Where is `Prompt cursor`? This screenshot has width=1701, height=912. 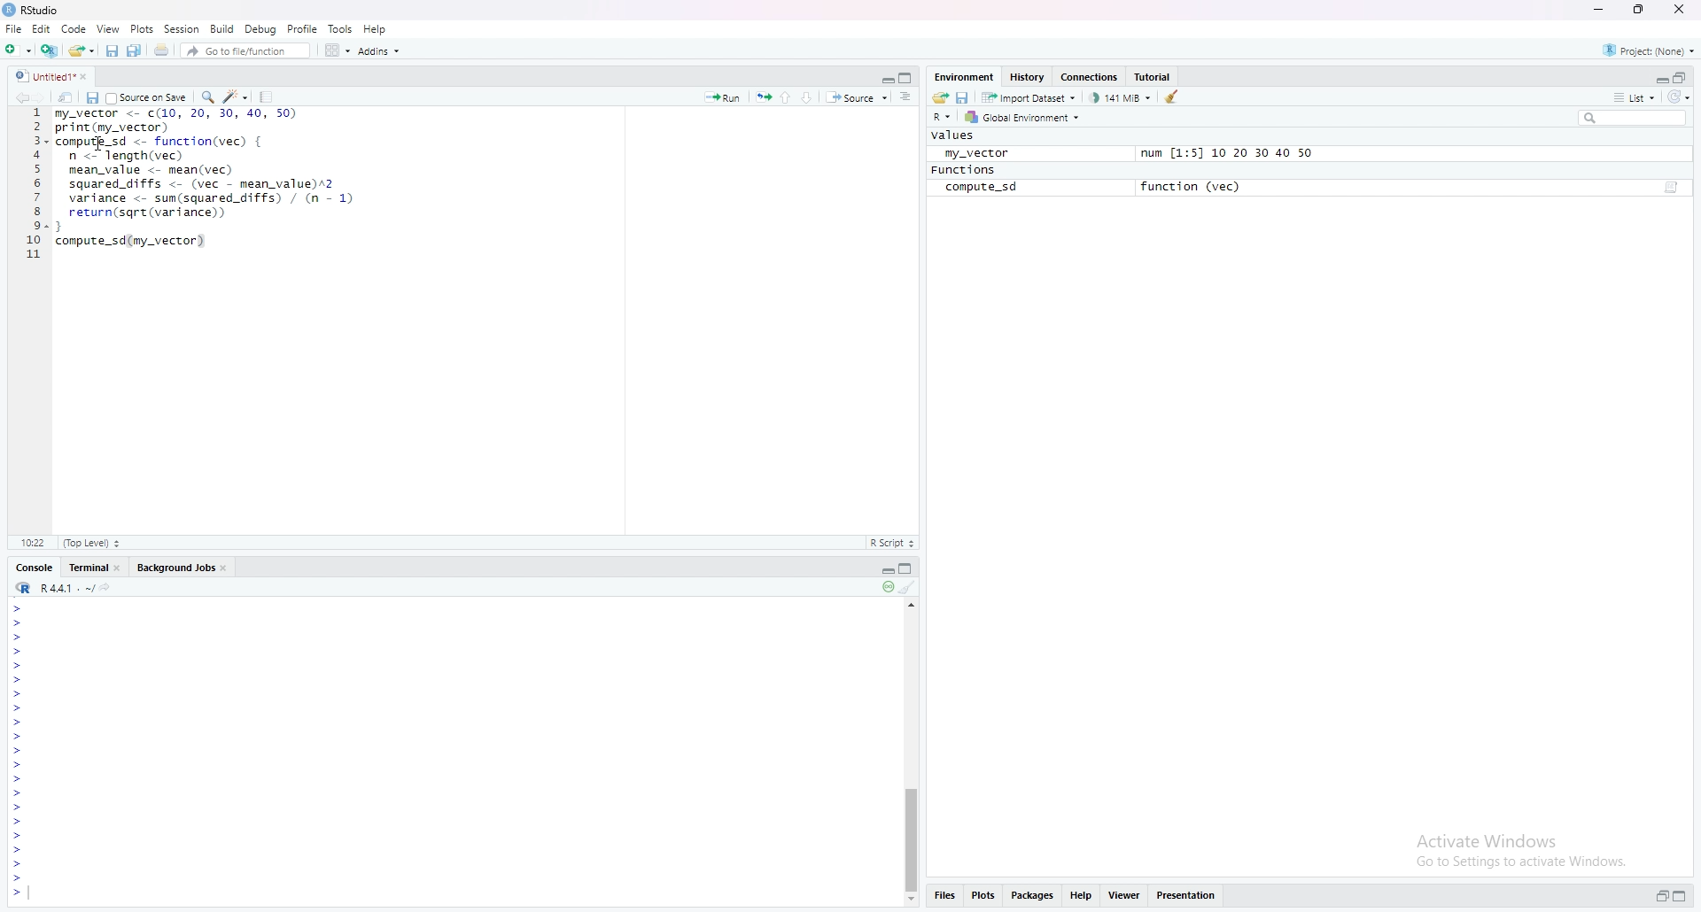 Prompt cursor is located at coordinates (16, 836).